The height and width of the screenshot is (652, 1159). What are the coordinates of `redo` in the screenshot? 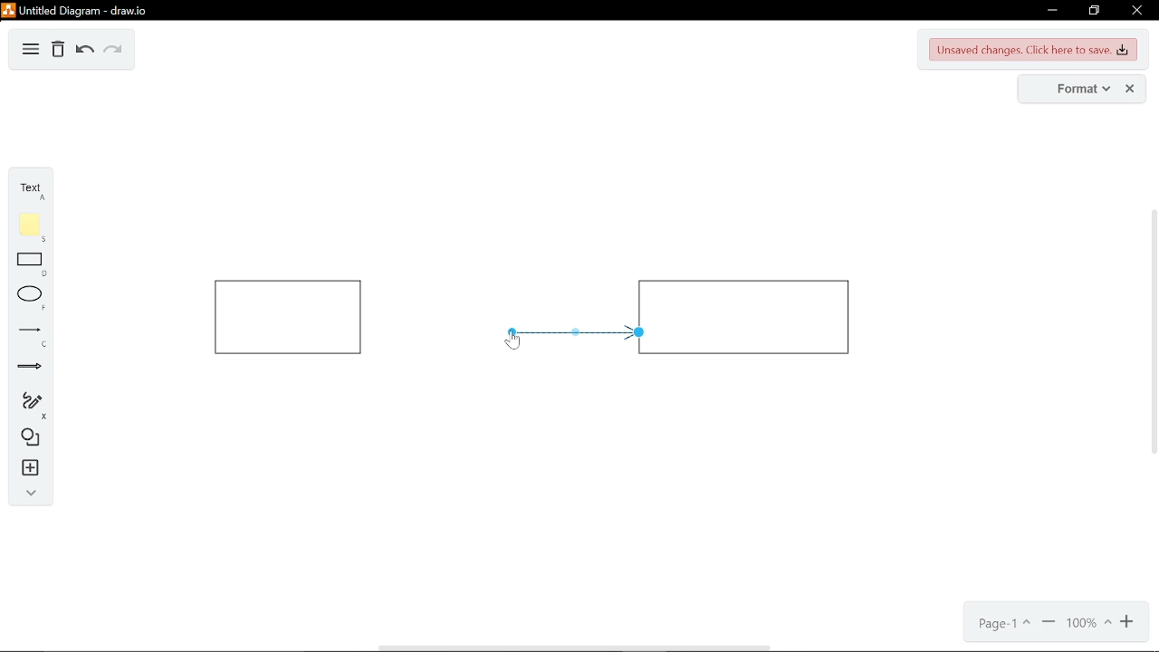 It's located at (113, 51).